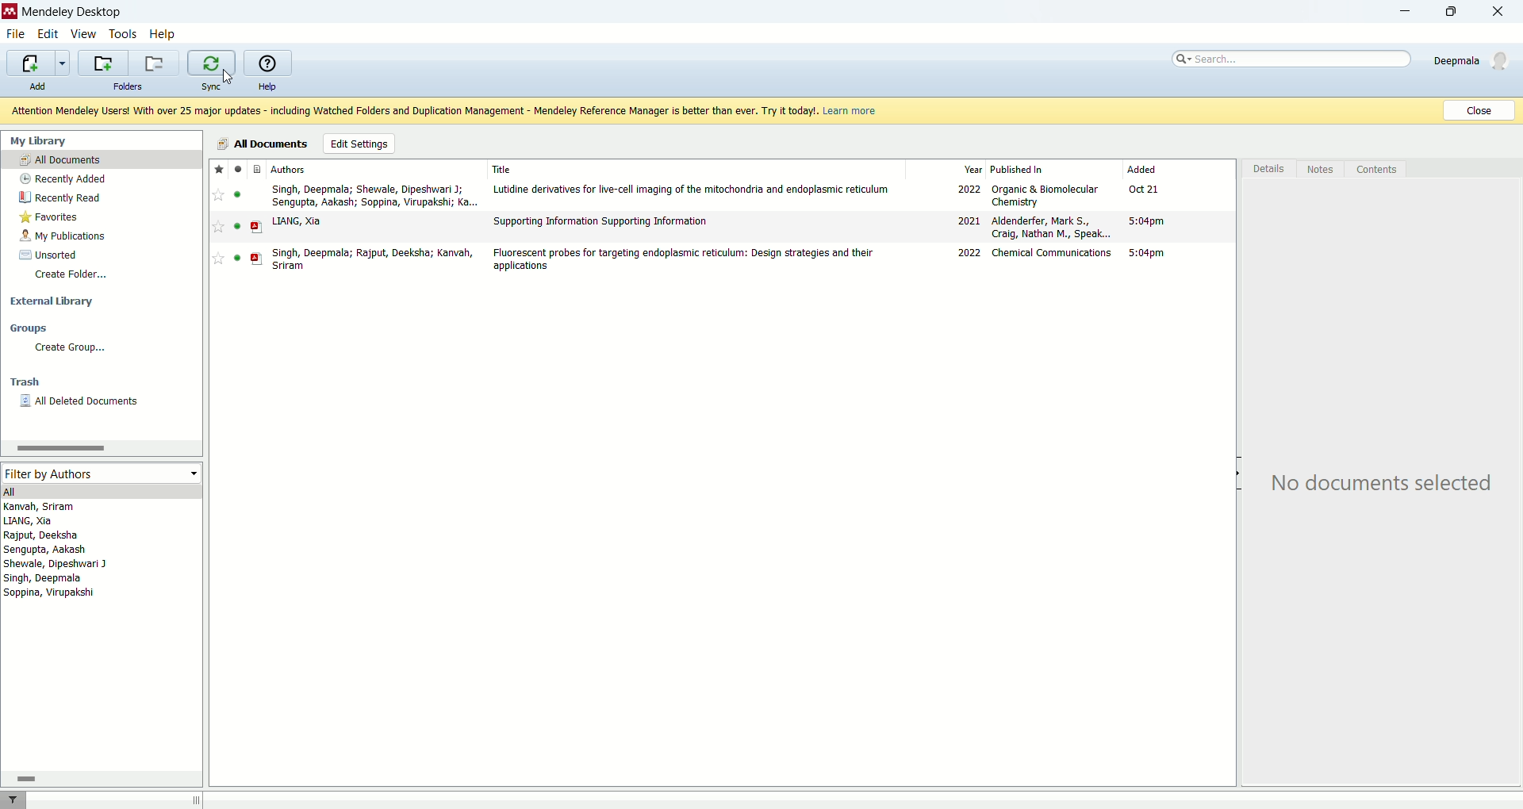  Describe the element at coordinates (237, 196) in the screenshot. I see `read/unread` at that location.